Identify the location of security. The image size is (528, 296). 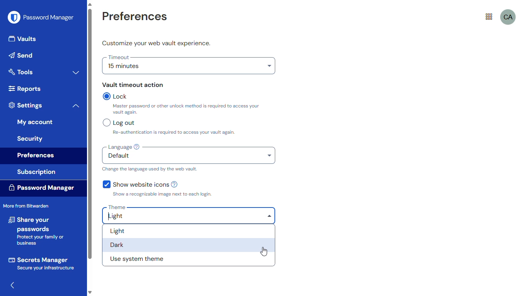
(31, 138).